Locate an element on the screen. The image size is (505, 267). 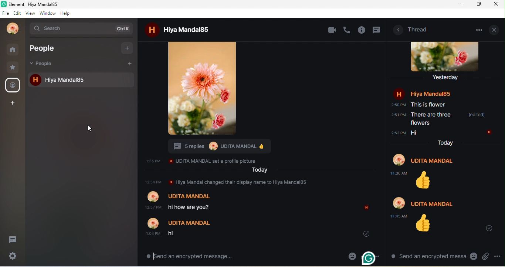
(edited) is located at coordinates (476, 115).